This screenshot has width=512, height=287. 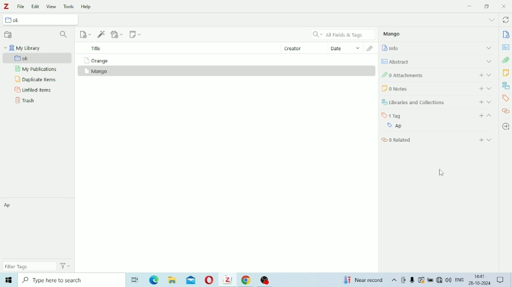 What do you see at coordinates (97, 49) in the screenshot?
I see `Title` at bounding box center [97, 49].